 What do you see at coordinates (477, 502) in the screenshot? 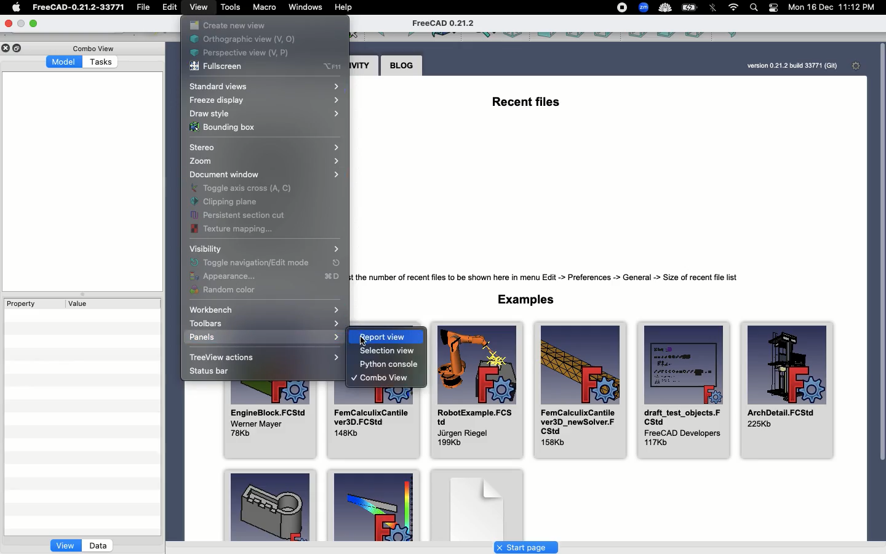
I see `Examples` at bounding box center [477, 502].